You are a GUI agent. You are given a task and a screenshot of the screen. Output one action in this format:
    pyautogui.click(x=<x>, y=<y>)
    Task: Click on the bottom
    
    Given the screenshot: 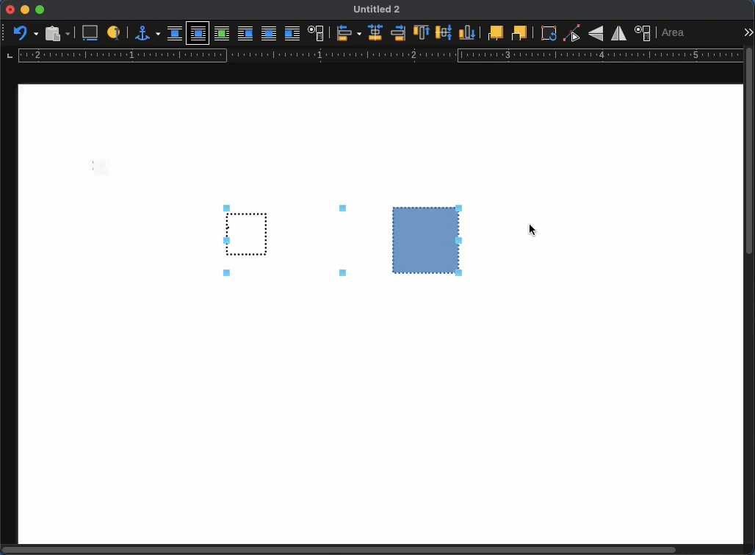 What is the action you would take?
    pyautogui.click(x=466, y=32)
    